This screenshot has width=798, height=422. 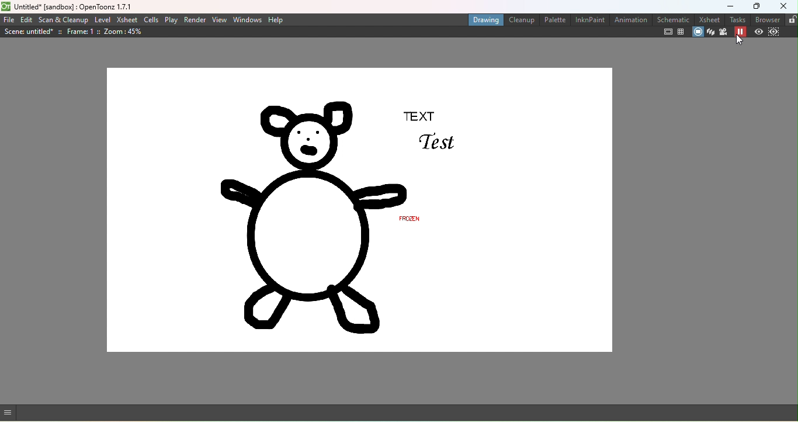 What do you see at coordinates (64, 20) in the screenshot?
I see `Scan & Cleanup` at bounding box center [64, 20].